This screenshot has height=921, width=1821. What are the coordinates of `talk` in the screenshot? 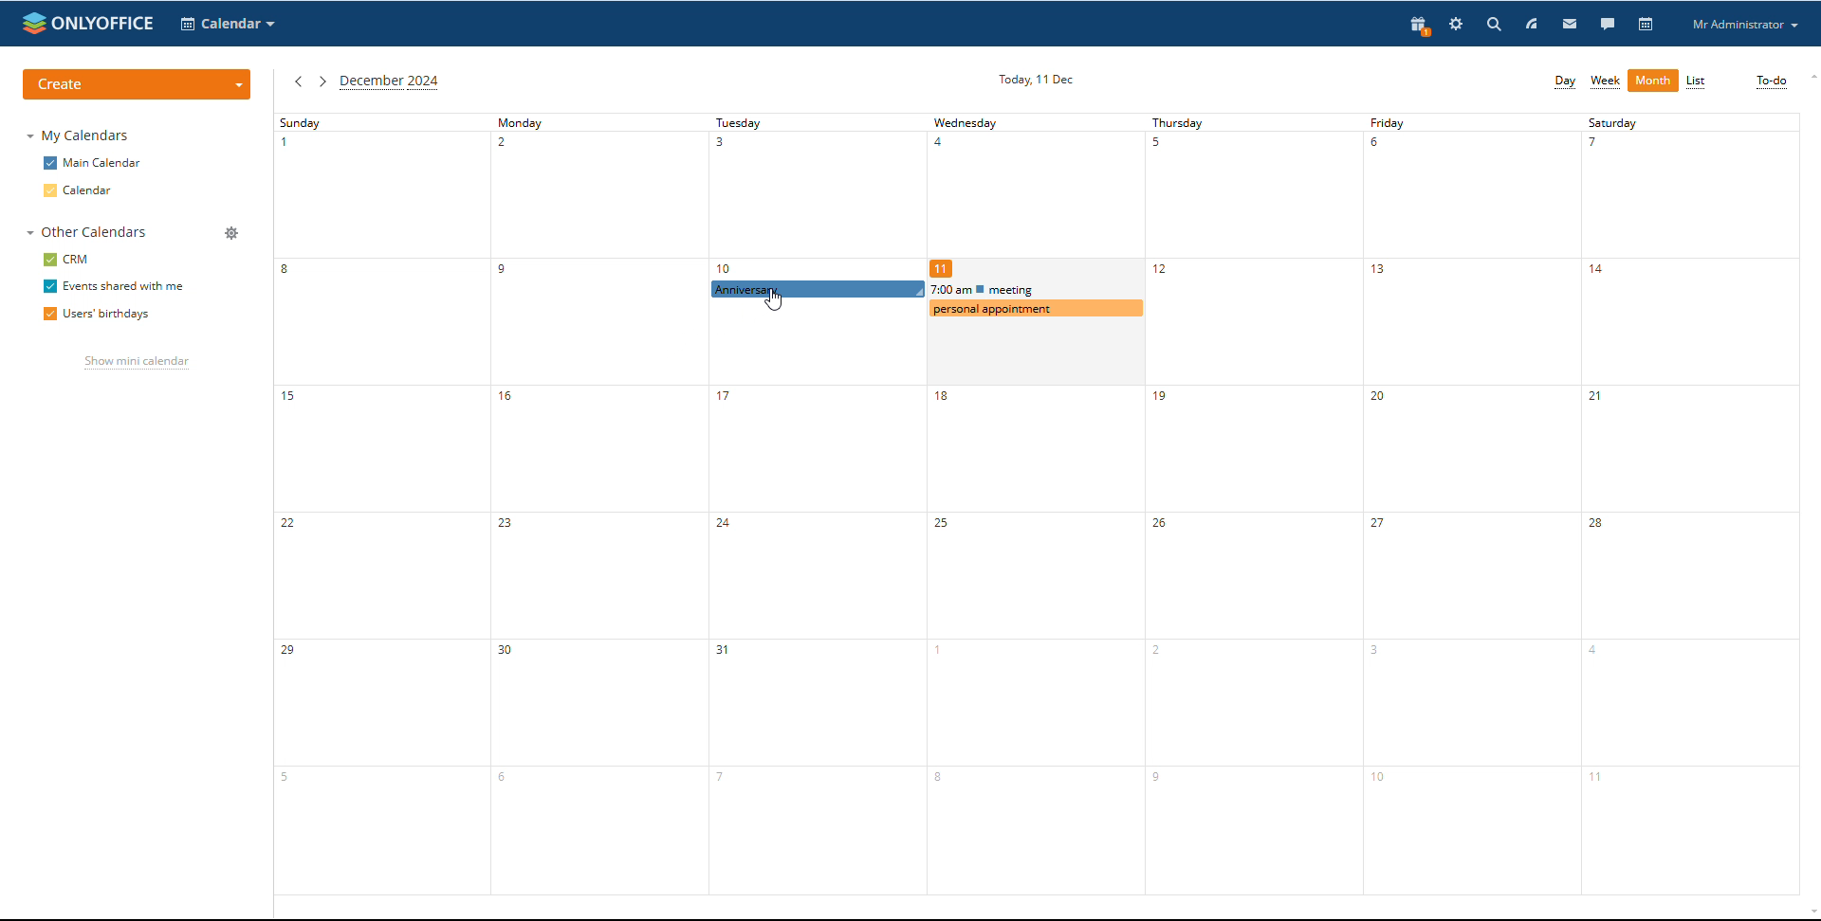 It's located at (1609, 24).